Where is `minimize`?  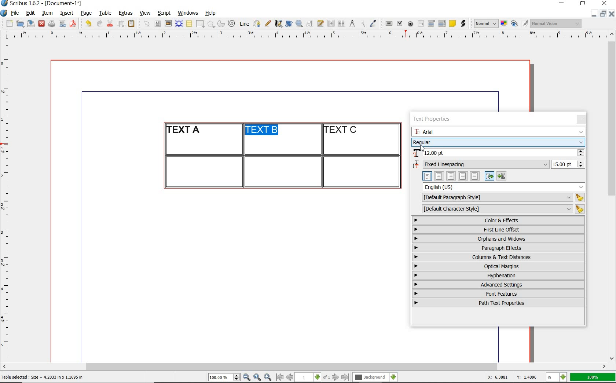 minimize is located at coordinates (594, 13).